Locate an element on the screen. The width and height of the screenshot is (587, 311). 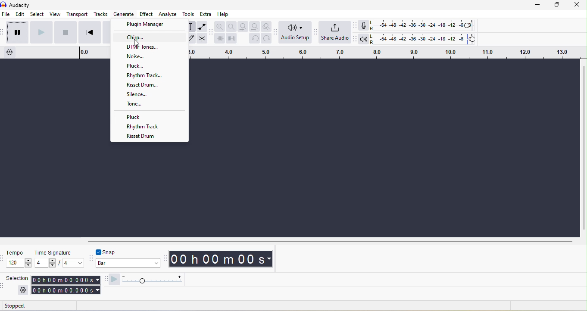
audacity playback meter toolbar is located at coordinates (355, 38).